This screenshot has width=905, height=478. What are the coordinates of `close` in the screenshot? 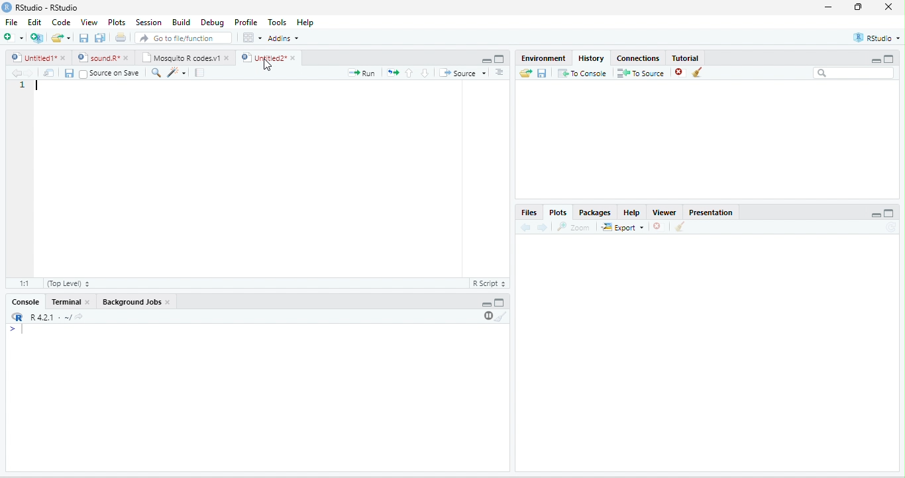 It's located at (127, 58).